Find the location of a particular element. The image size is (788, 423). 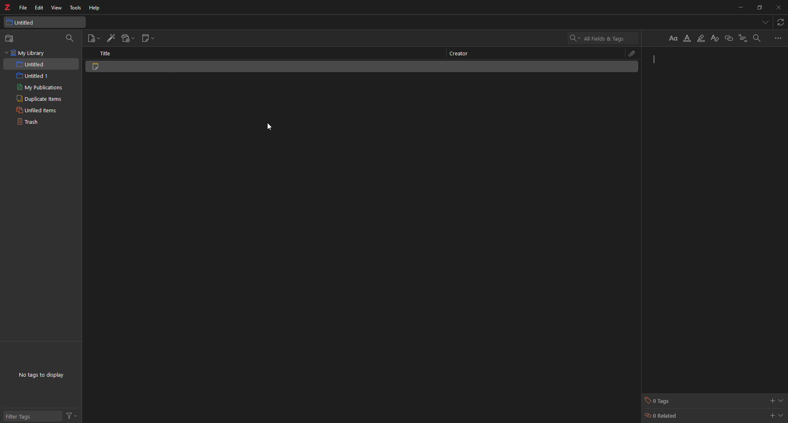

add item is located at coordinates (111, 38).